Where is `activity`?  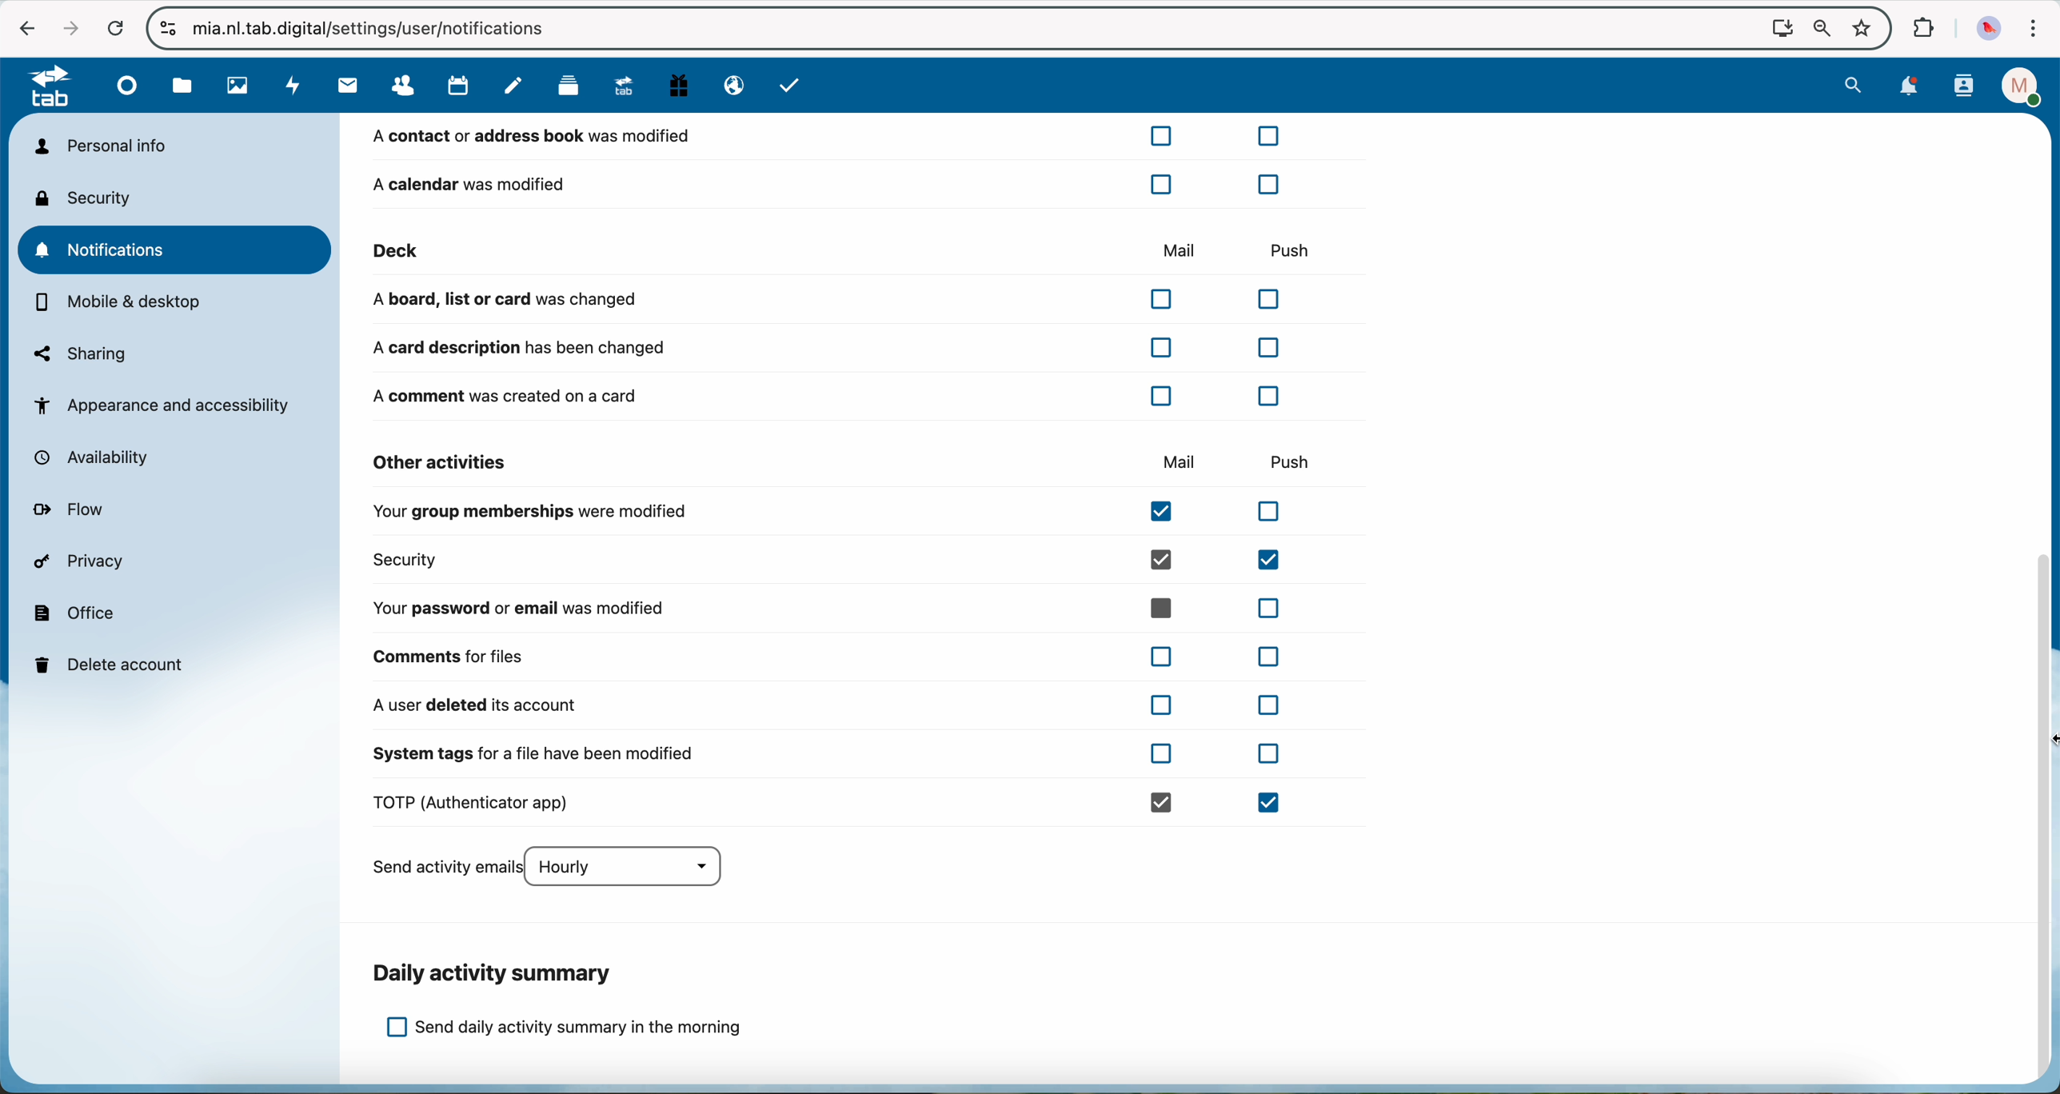
activity is located at coordinates (291, 86).